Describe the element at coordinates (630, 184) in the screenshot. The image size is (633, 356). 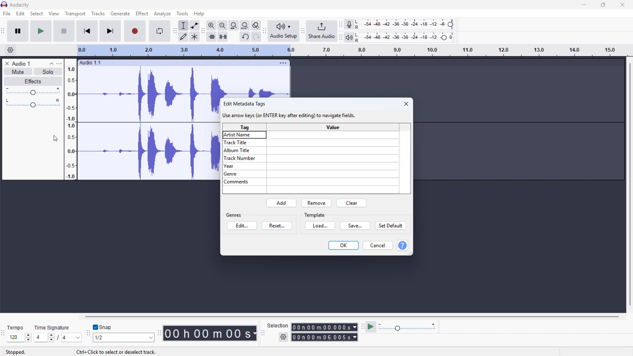
I see `vertical scrollbar` at that location.